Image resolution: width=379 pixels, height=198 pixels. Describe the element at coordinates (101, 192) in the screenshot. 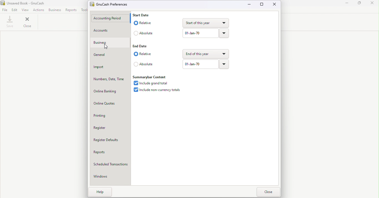

I see `Help` at that location.